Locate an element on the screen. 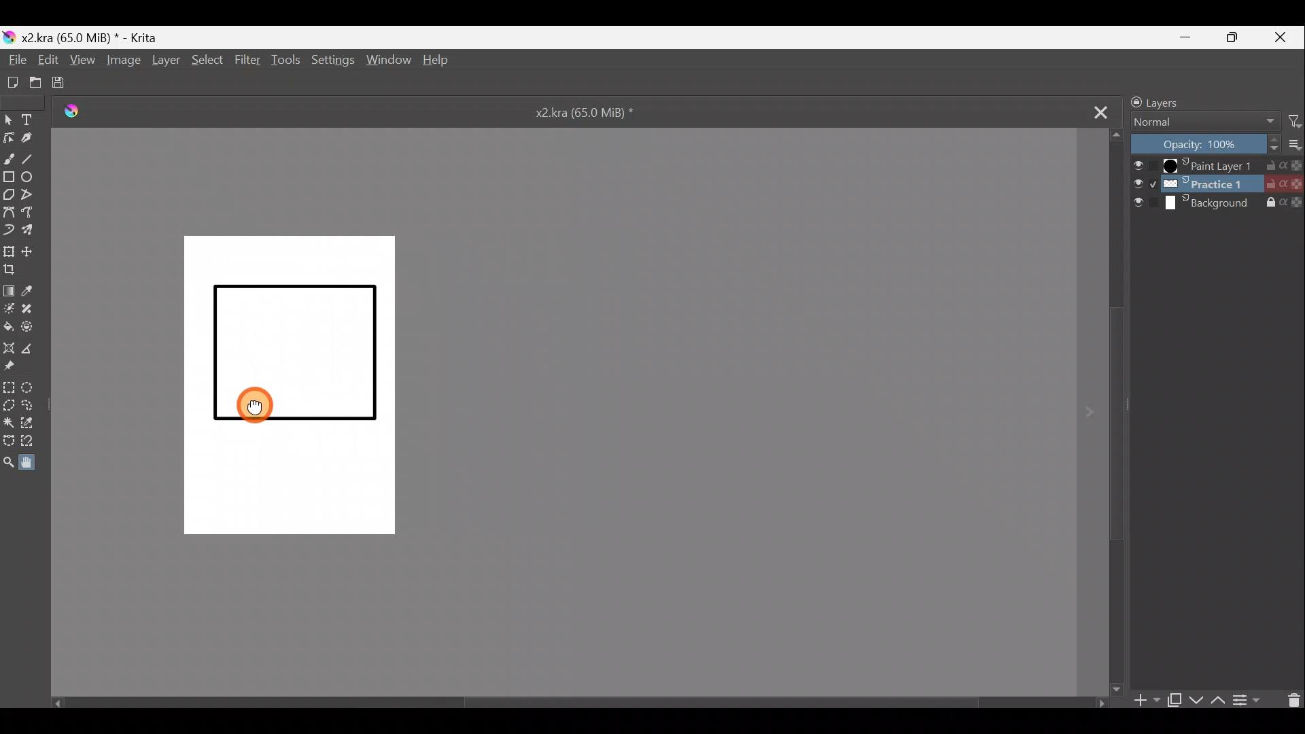 This screenshot has height=734, width=1305. Elliptical selection tool is located at coordinates (31, 389).